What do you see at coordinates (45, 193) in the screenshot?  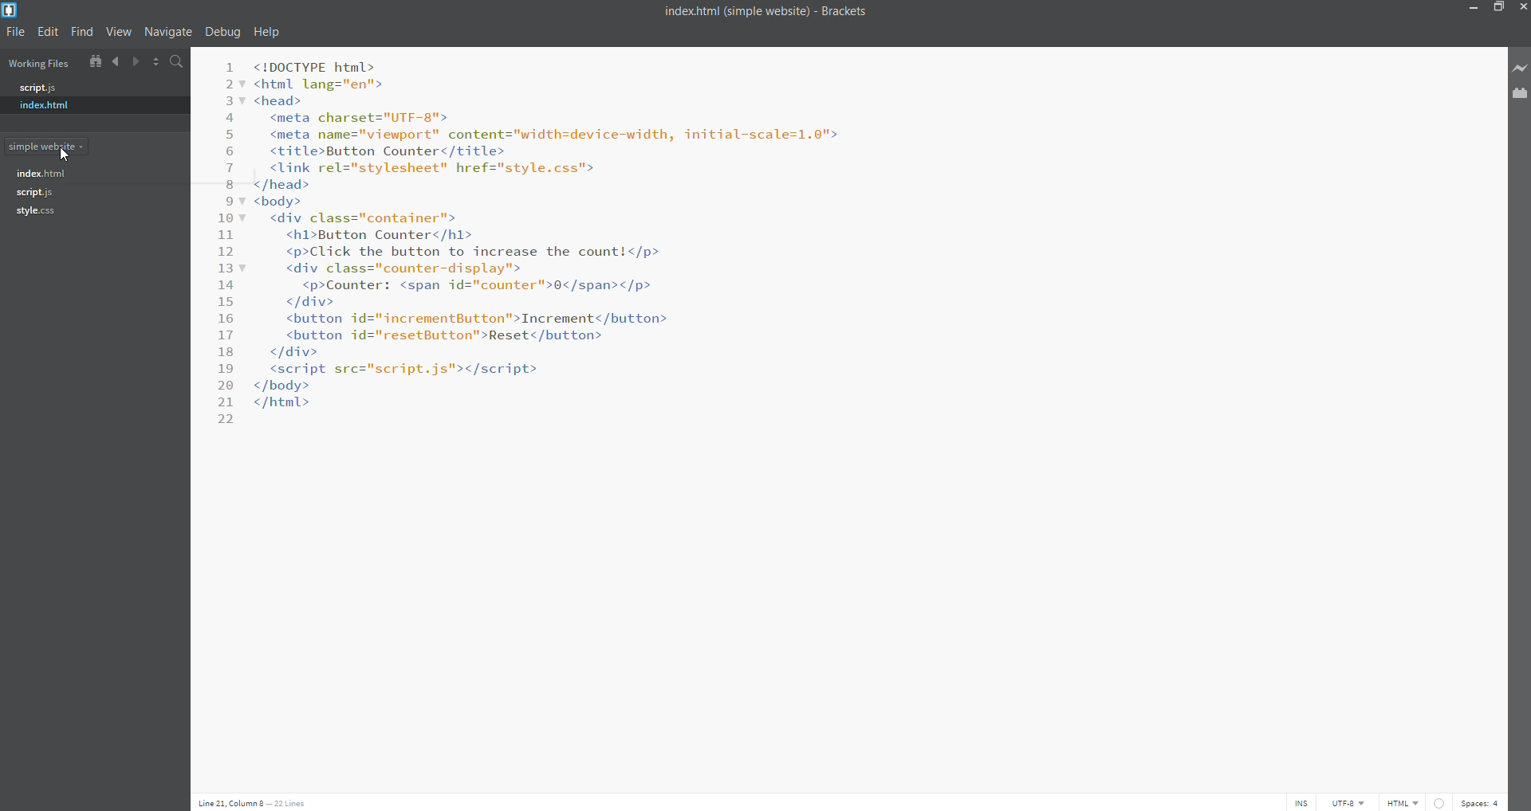 I see `script.js` at bounding box center [45, 193].